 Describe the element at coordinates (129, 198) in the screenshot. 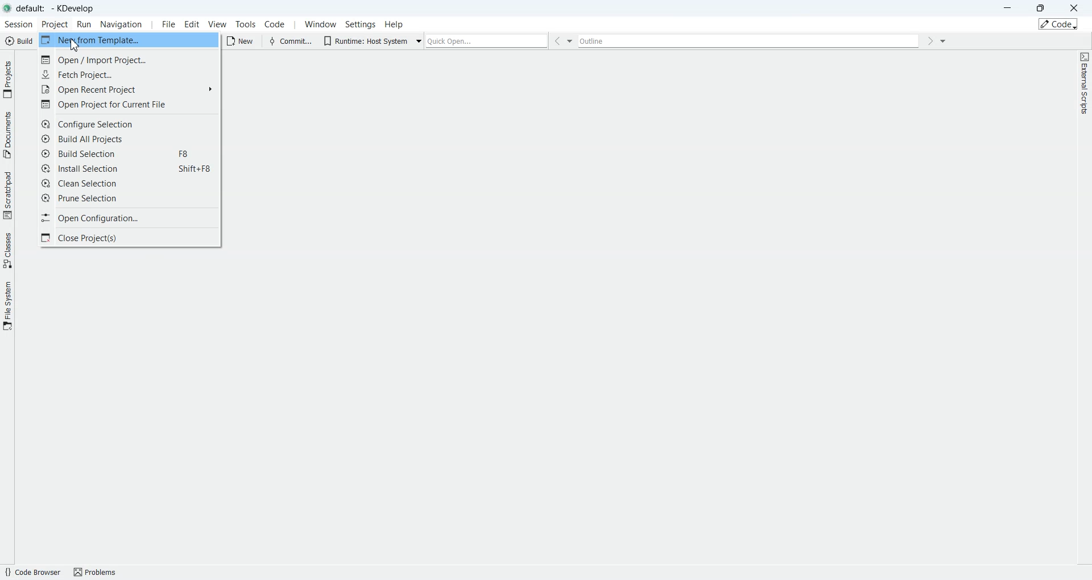

I see `Prune Selection` at that location.